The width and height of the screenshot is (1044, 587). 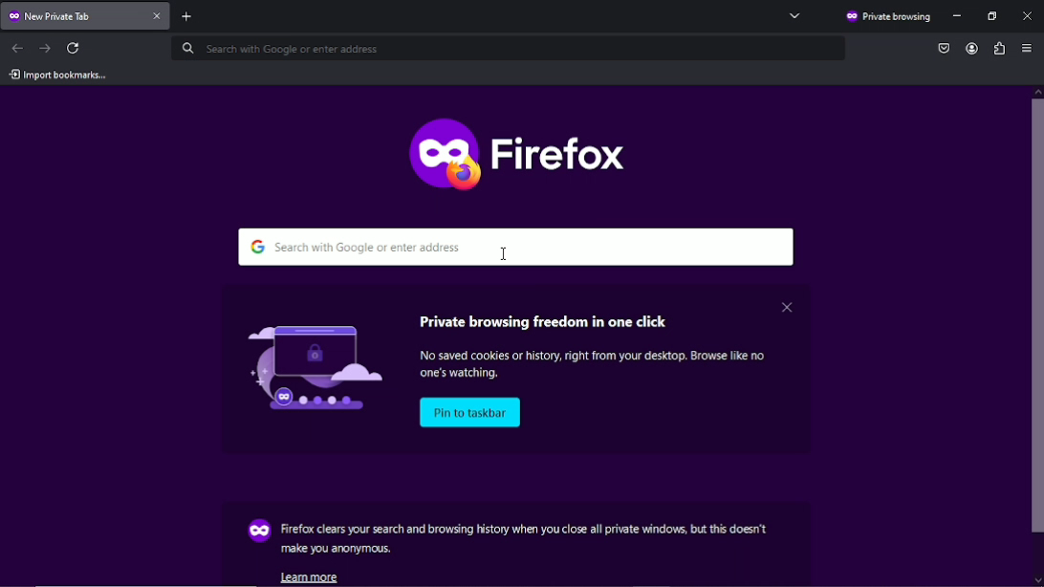 What do you see at coordinates (472, 413) in the screenshot?
I see `pin to taskbar` at bounding box center [472, 413].